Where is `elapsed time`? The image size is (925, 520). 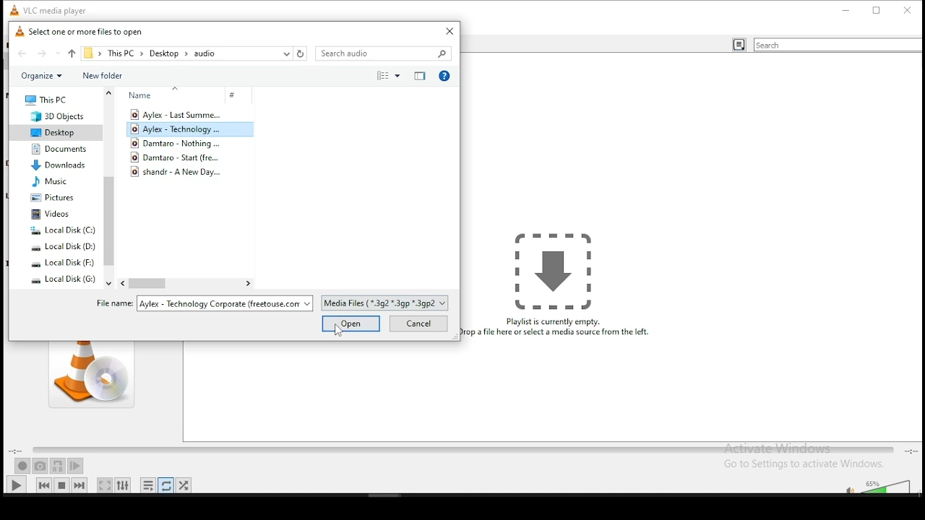
elapsed time is located at coordinates (17, 451).